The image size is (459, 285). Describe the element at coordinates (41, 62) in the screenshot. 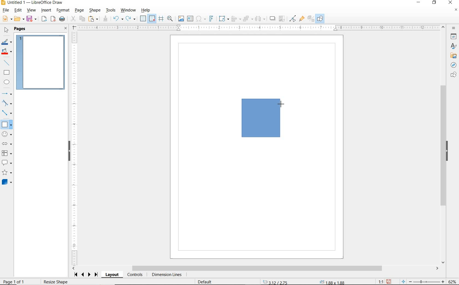

I see `PAGE 1` at that location.